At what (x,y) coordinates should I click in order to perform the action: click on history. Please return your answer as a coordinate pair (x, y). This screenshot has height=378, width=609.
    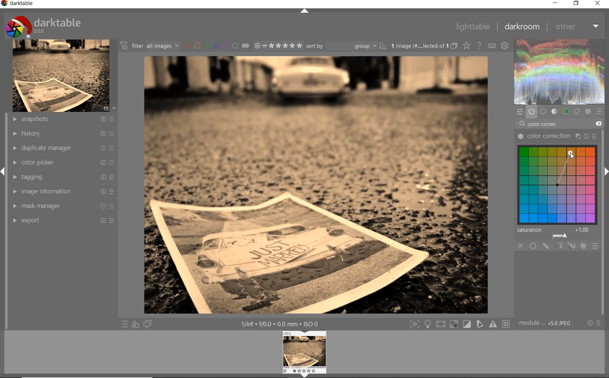
    Looking at the image, I should click on (63, 134).